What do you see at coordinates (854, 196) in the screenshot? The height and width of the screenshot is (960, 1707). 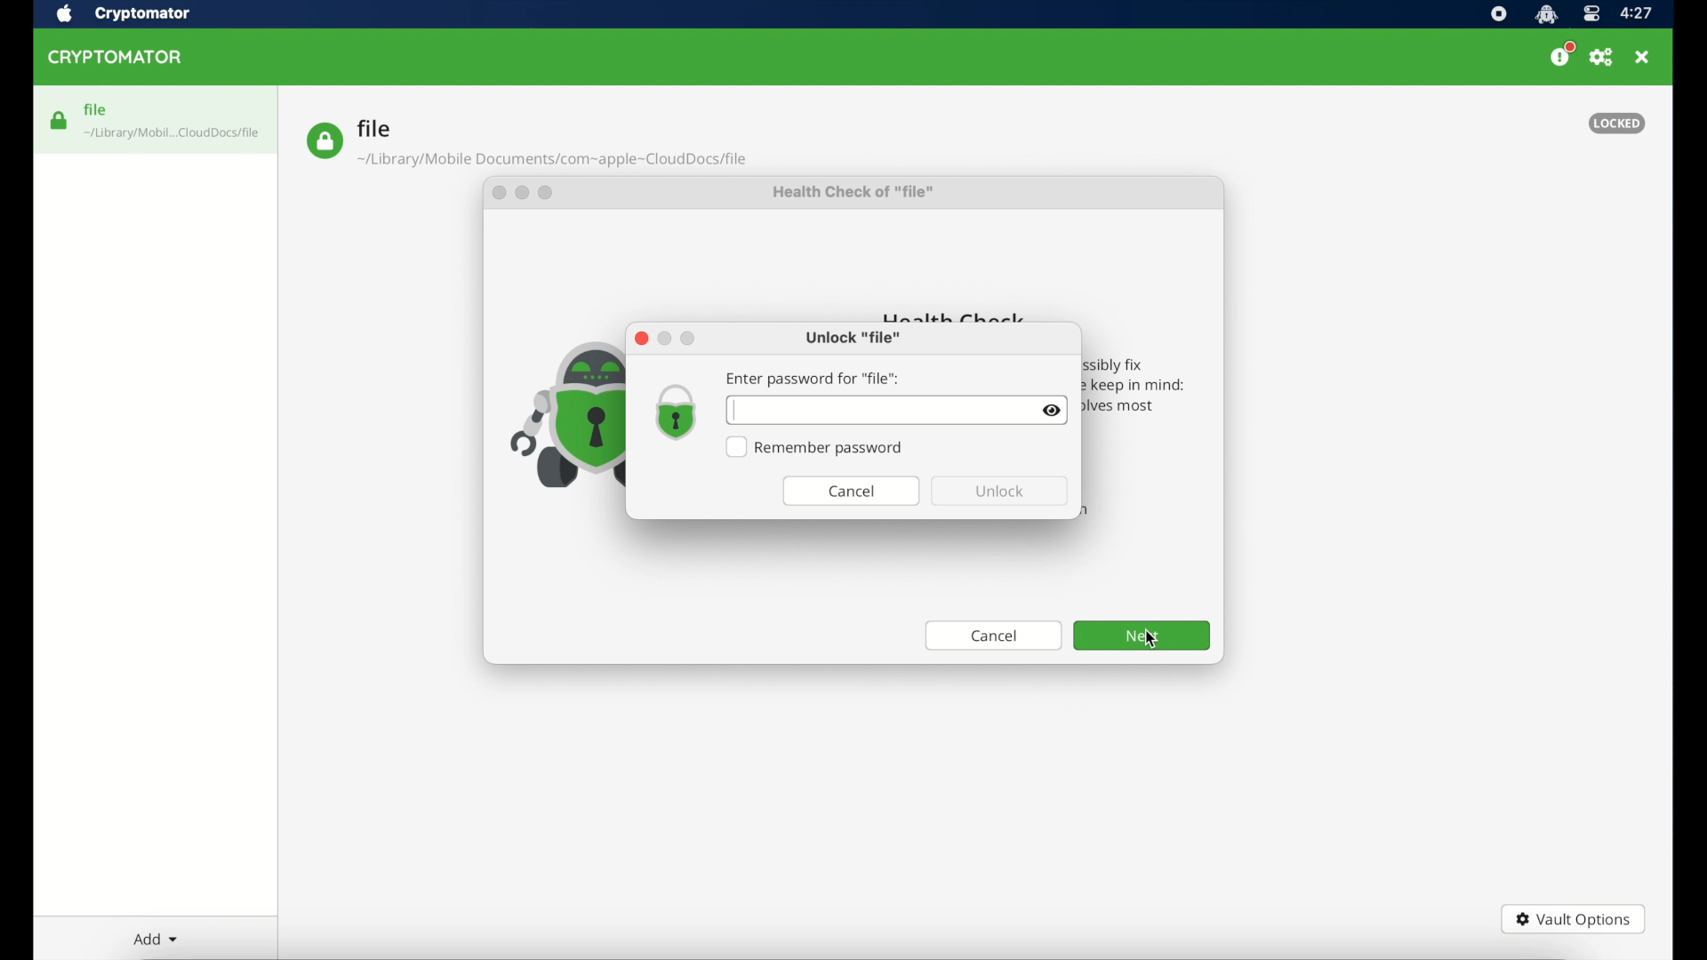 I see `health check of "file"` at bounding box center [854, 196].